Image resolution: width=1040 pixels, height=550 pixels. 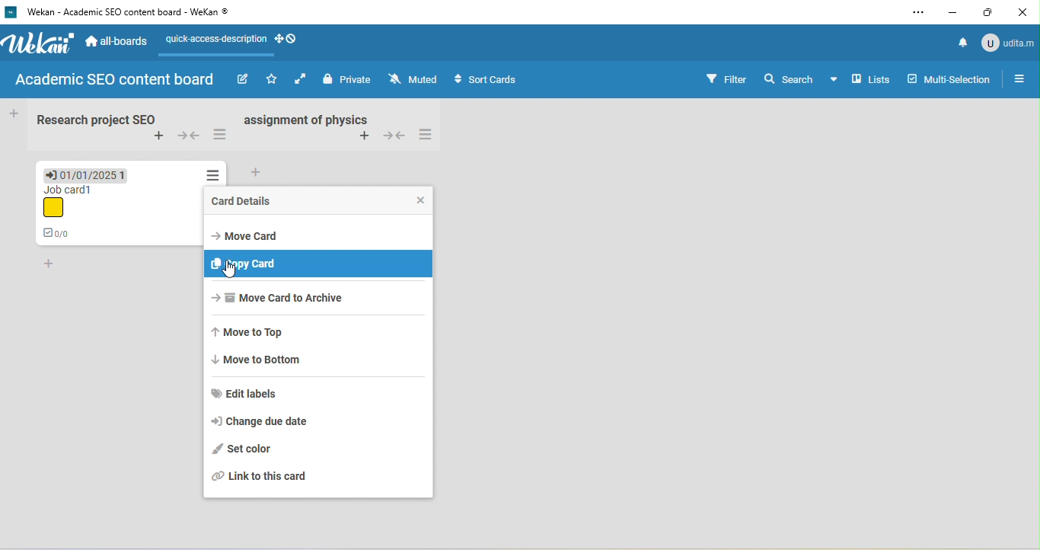 I want to click on add swimlane, so click(x=161, y=138).